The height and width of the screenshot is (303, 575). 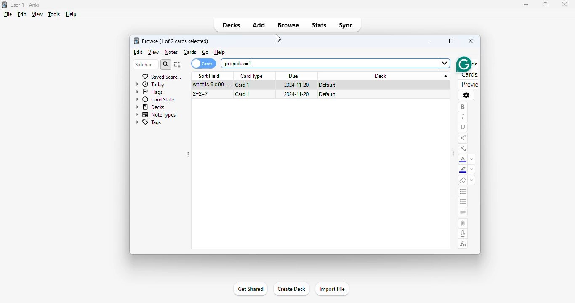 What do you see at coordinates (150, 92) in the screenshot?
I see `flags` at bounding box center [150, 92].